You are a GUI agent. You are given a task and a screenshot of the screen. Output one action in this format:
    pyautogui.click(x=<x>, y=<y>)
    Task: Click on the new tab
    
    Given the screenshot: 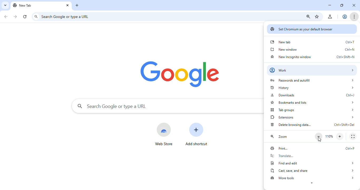 What is the action you would take?
    pyautogui.click(x=313, y=42)
    